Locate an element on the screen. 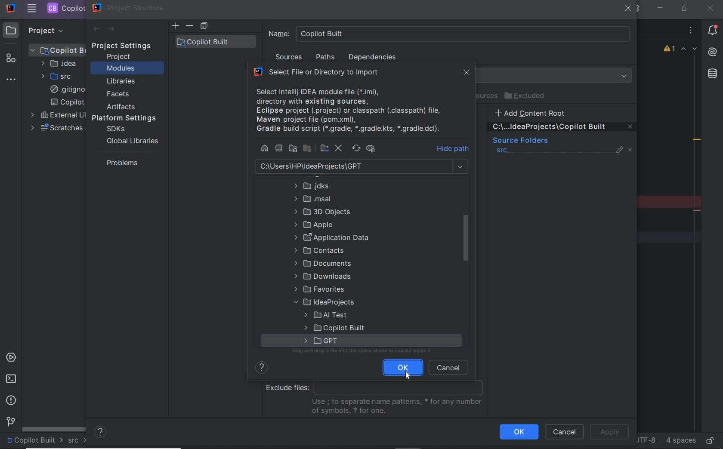 The height and width of the screenshot is (449, 723). refresh is located at coordinates (356, 148).